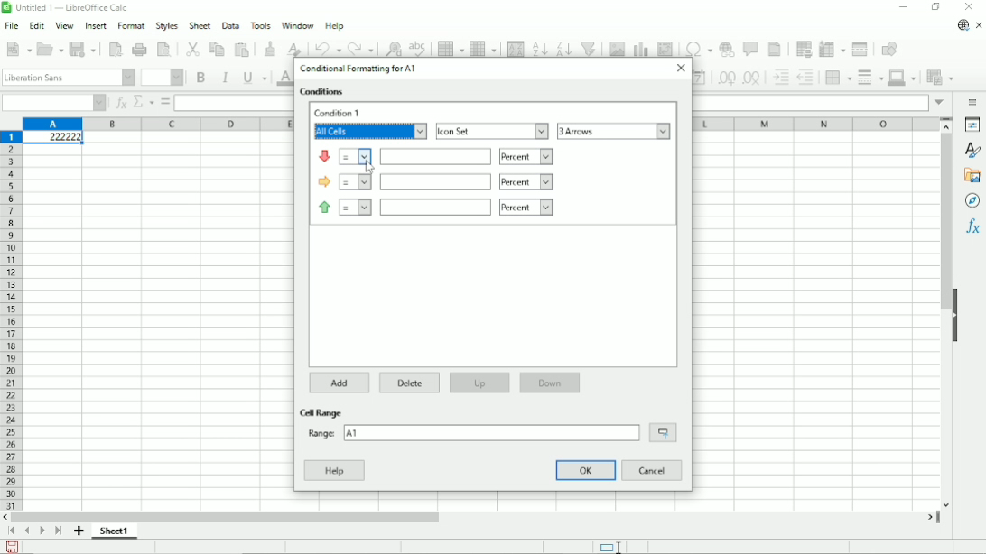  Describe the element at coordinates (358, 69) in the screenshot. I see `Conditional formatting for A1` at that location.